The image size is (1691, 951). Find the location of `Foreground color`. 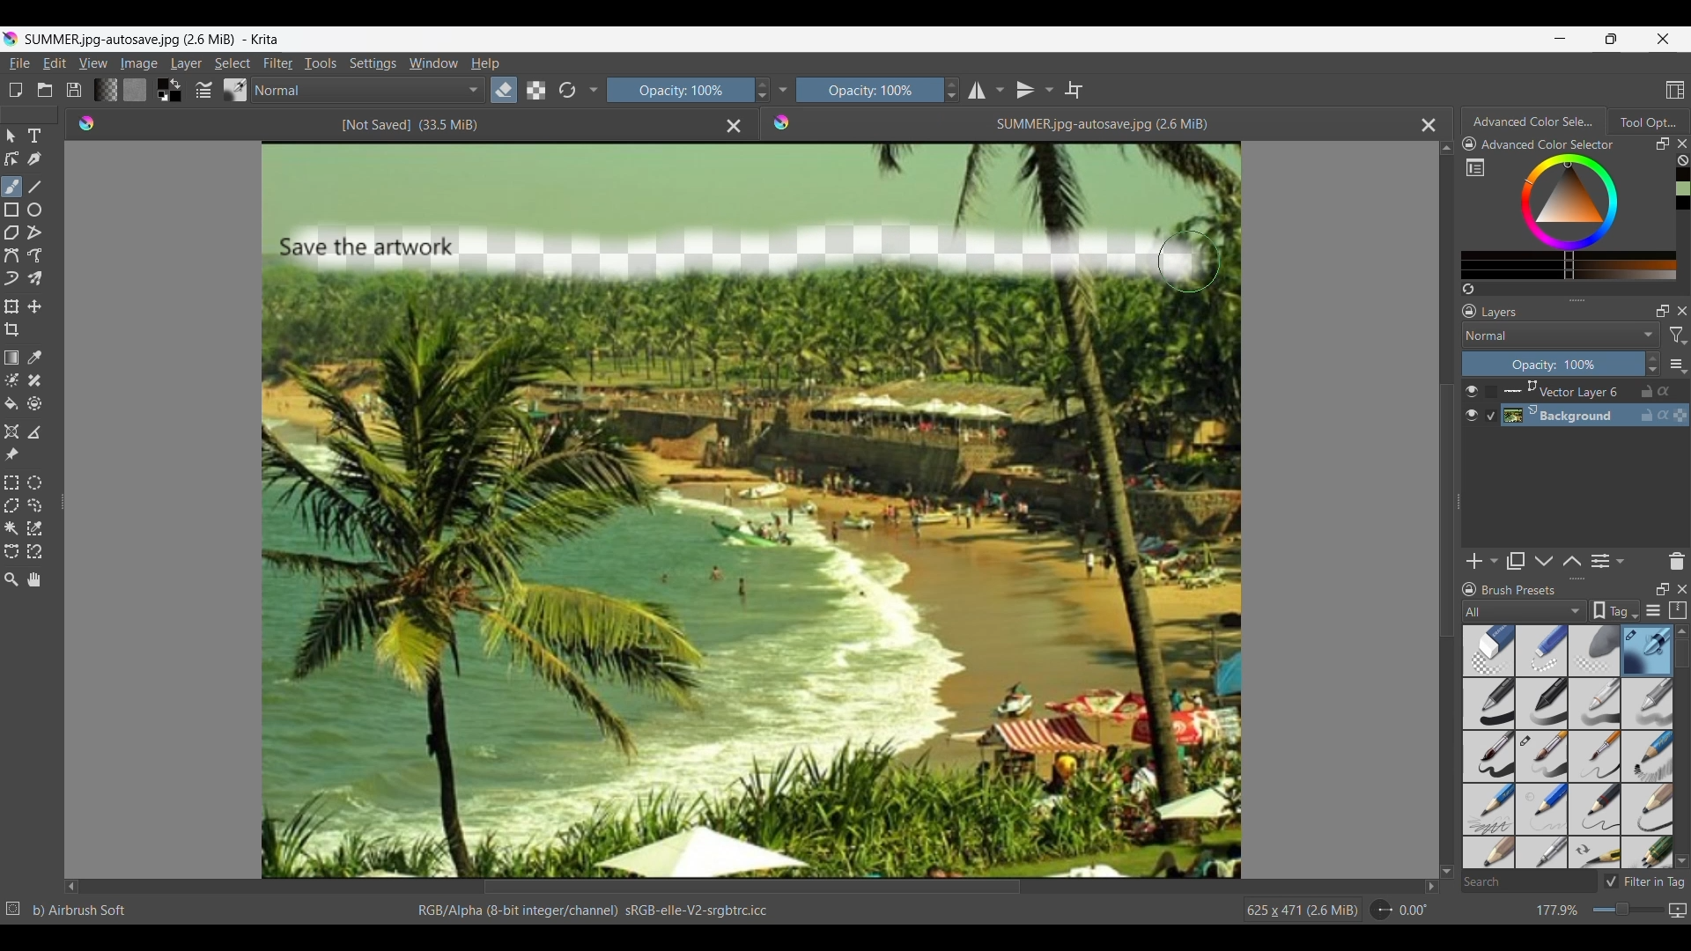

Foreground color is located at coordinates (159, 83).